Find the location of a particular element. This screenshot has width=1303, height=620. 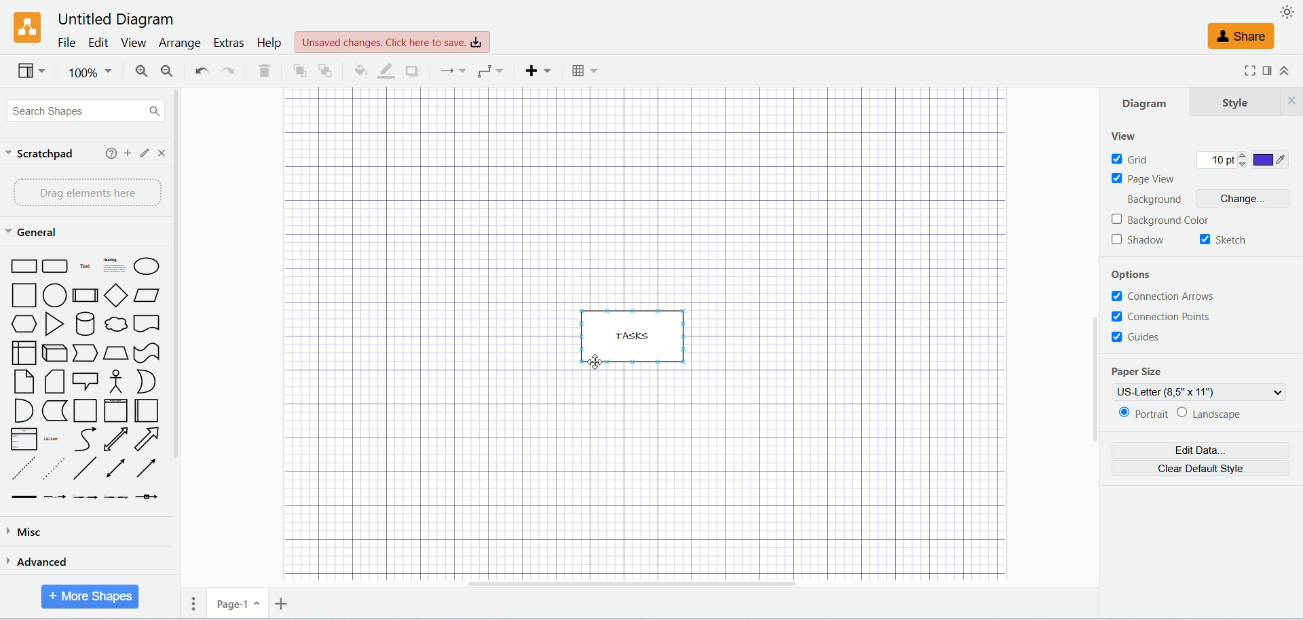

Rectangle is located at coordinates (22, 265).